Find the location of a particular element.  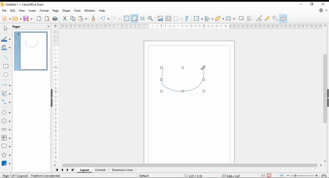

align objects is located at coordinates (209, 19).